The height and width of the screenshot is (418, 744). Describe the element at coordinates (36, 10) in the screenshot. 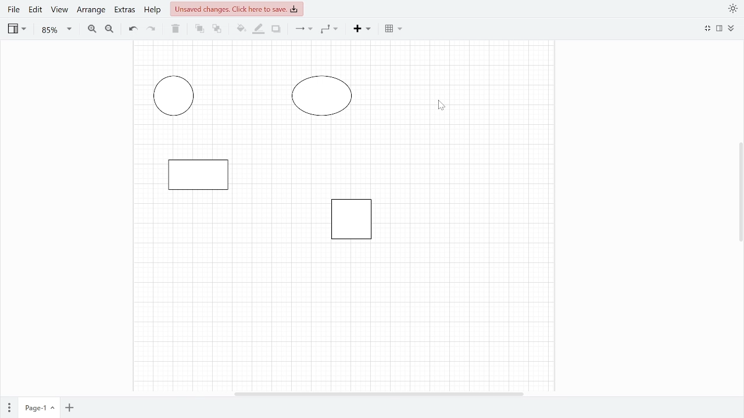

I see `Edit` at that location.